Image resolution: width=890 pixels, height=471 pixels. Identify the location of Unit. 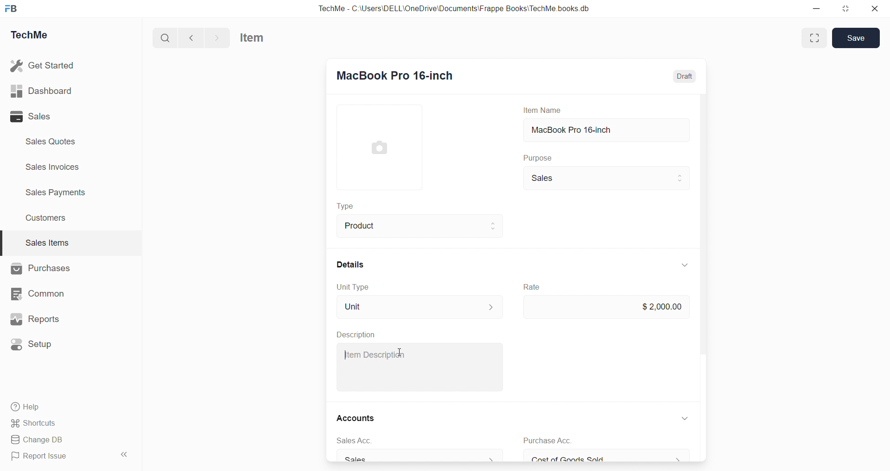
(420, 307).